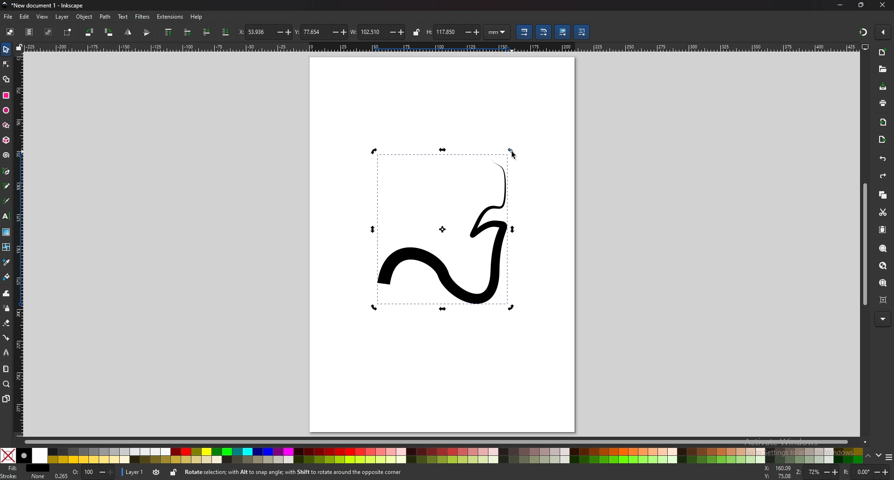 Image resolution: width=894 pixels, height=480 pixels. I want to click on stroke, so click(24, 476).